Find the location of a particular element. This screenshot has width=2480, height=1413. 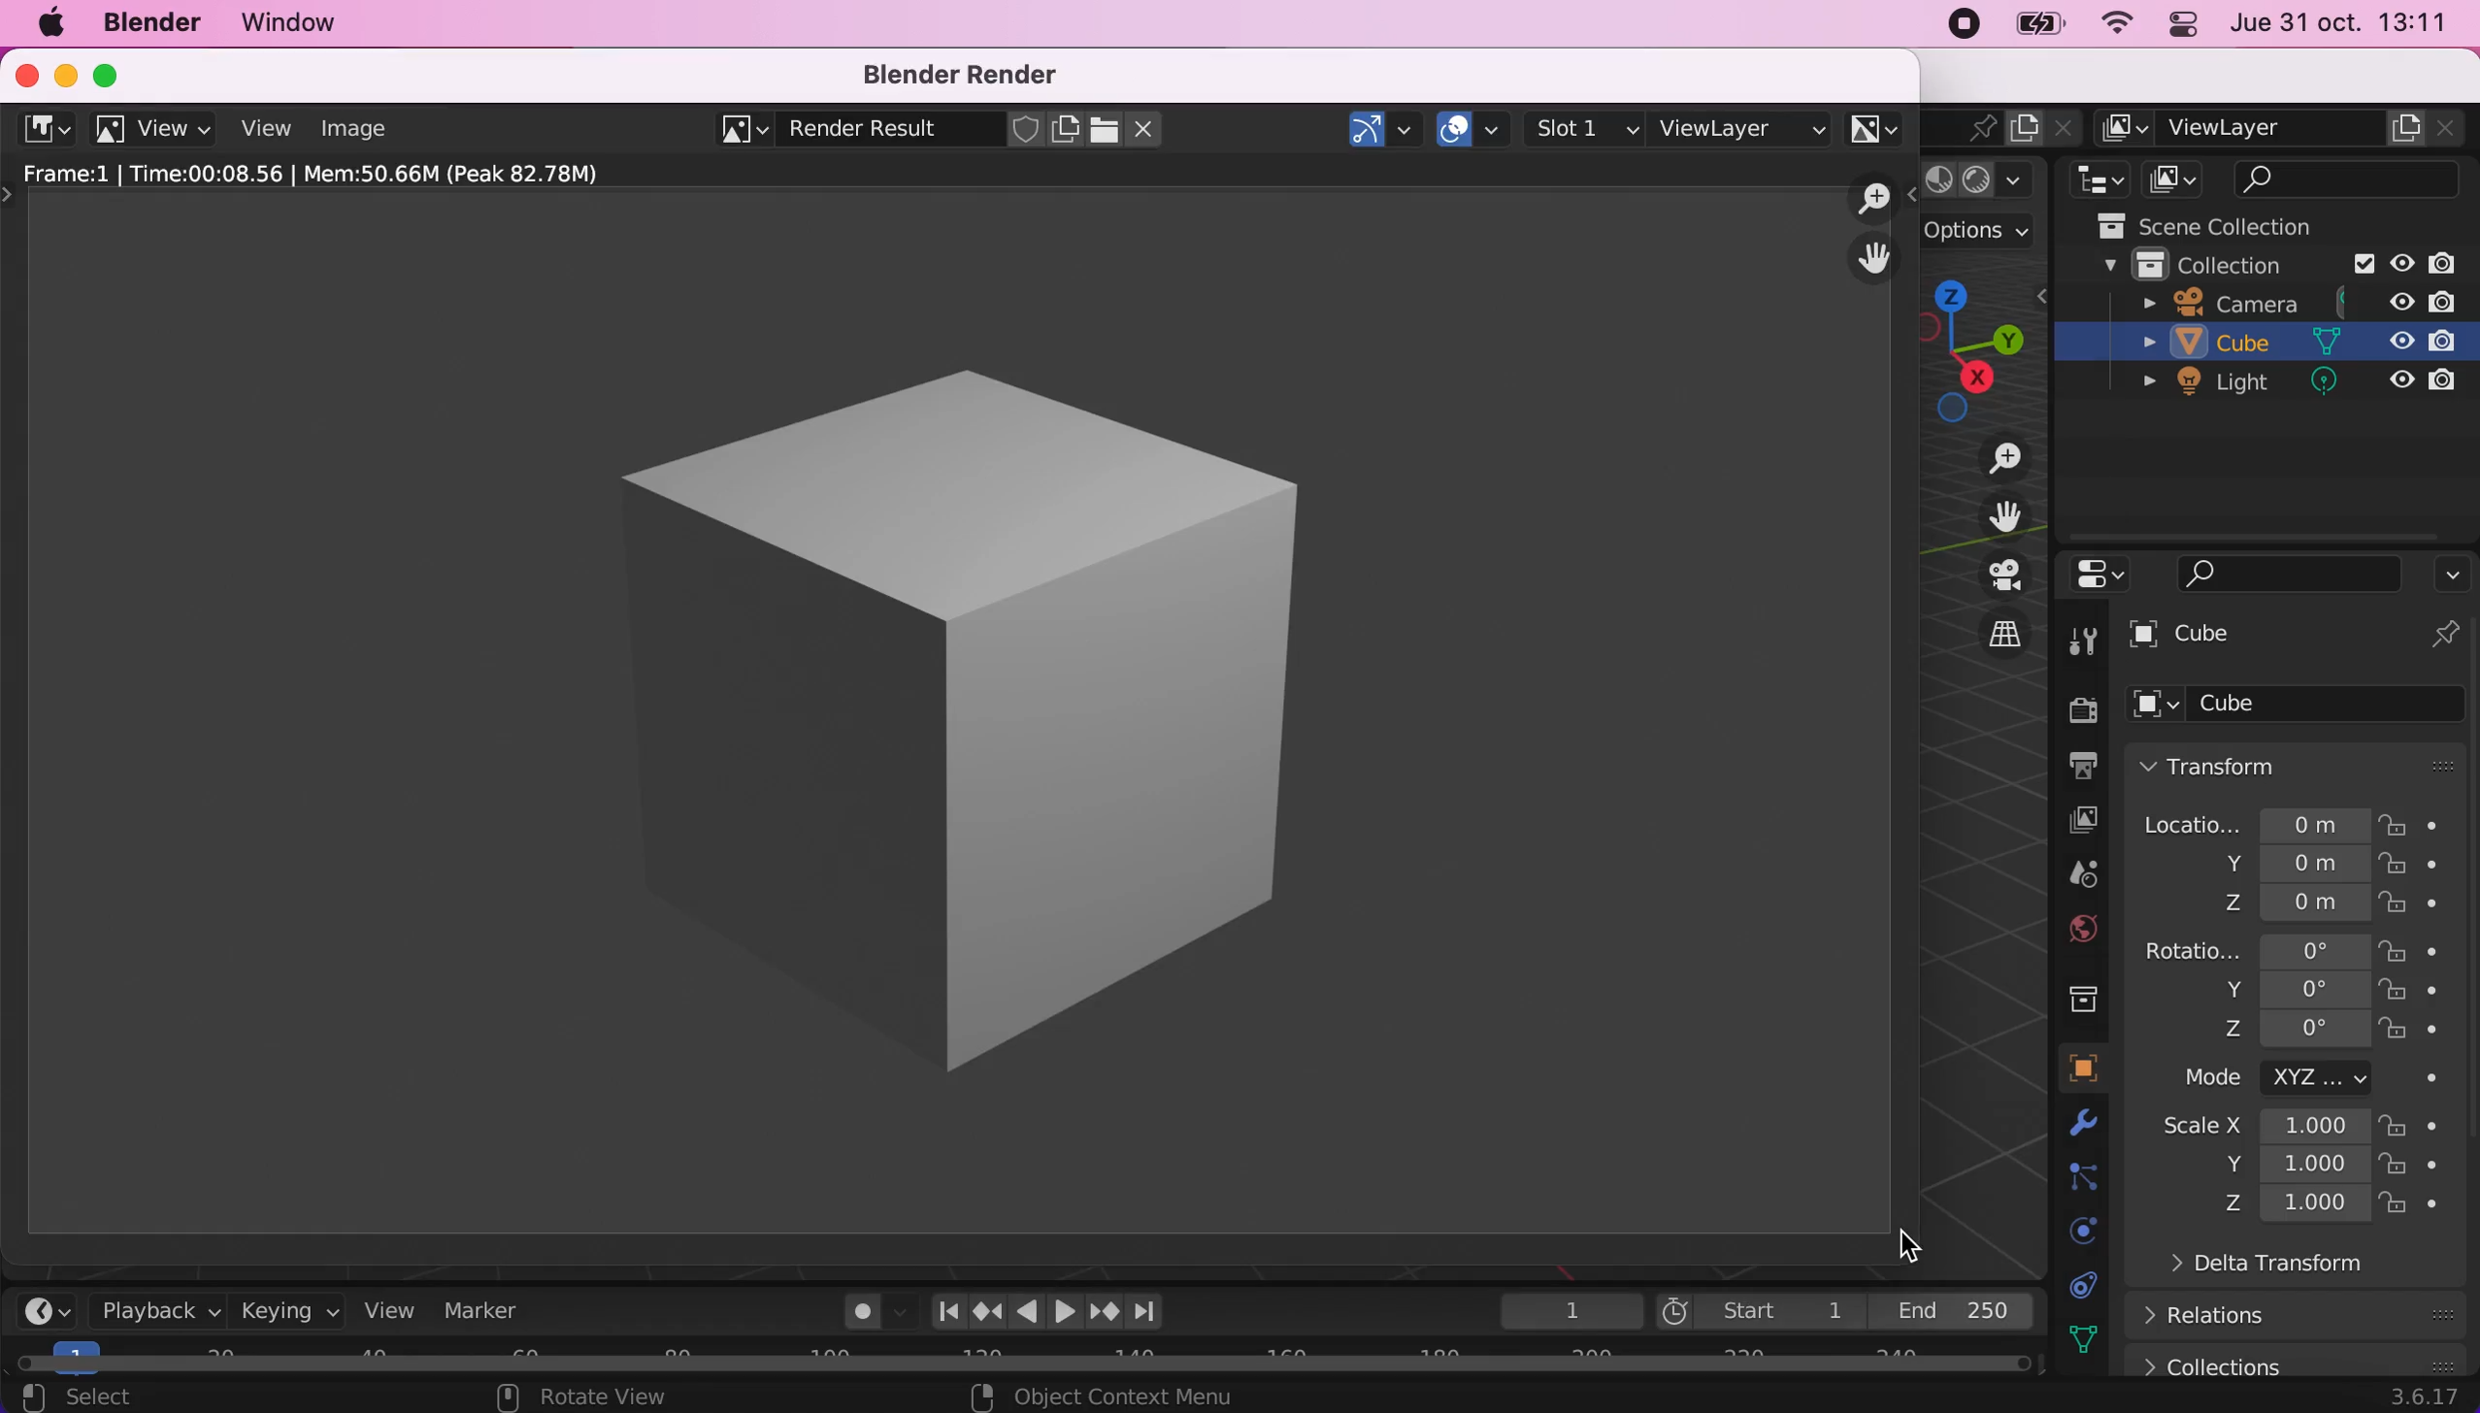

view layer is located at coordinates (2285, 128).